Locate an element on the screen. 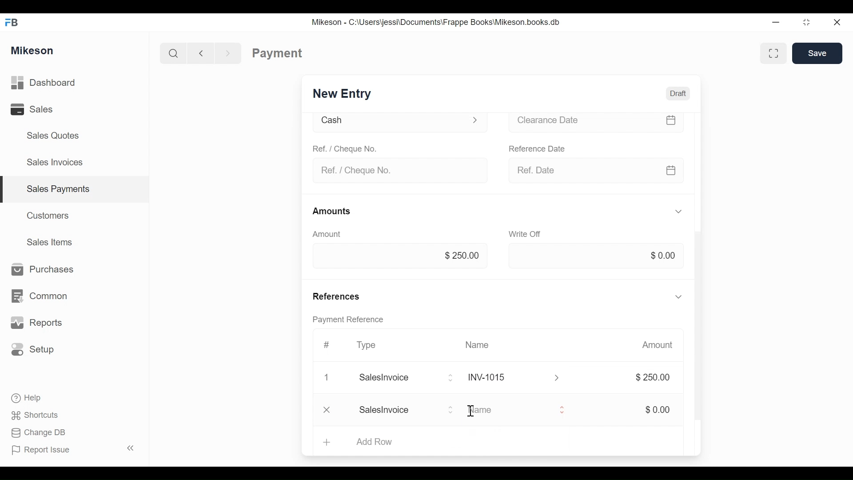 This screenshot has height=480, width=853. Type is located at coordinates (367, 345).